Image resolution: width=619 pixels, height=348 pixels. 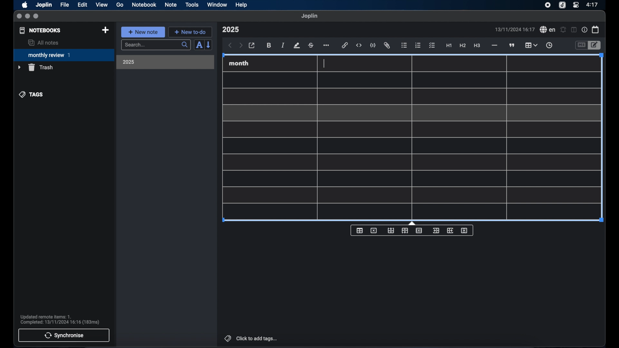 I want to click on bulleted list, so click(x=404, y=45).